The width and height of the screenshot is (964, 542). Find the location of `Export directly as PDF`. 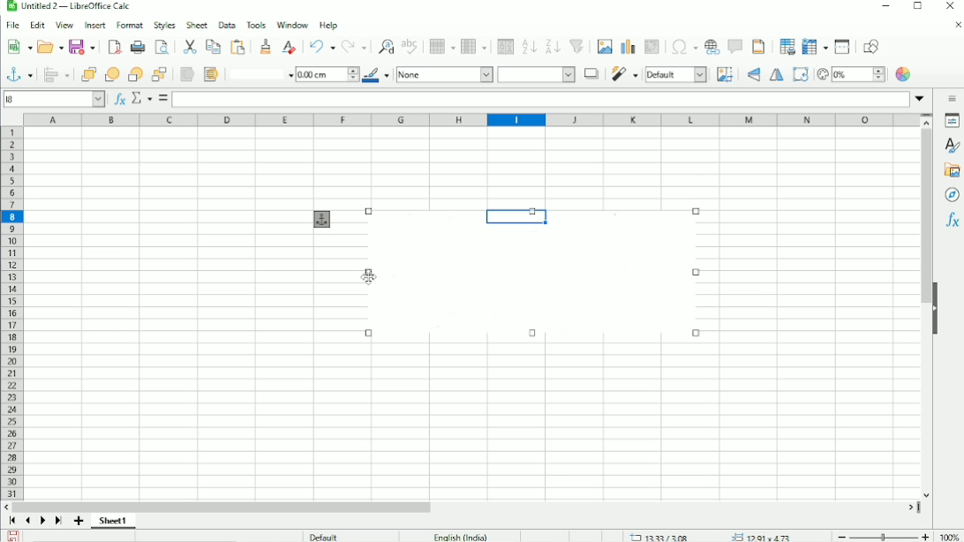

Export directly as PDF is located at coordinates (113, 48).